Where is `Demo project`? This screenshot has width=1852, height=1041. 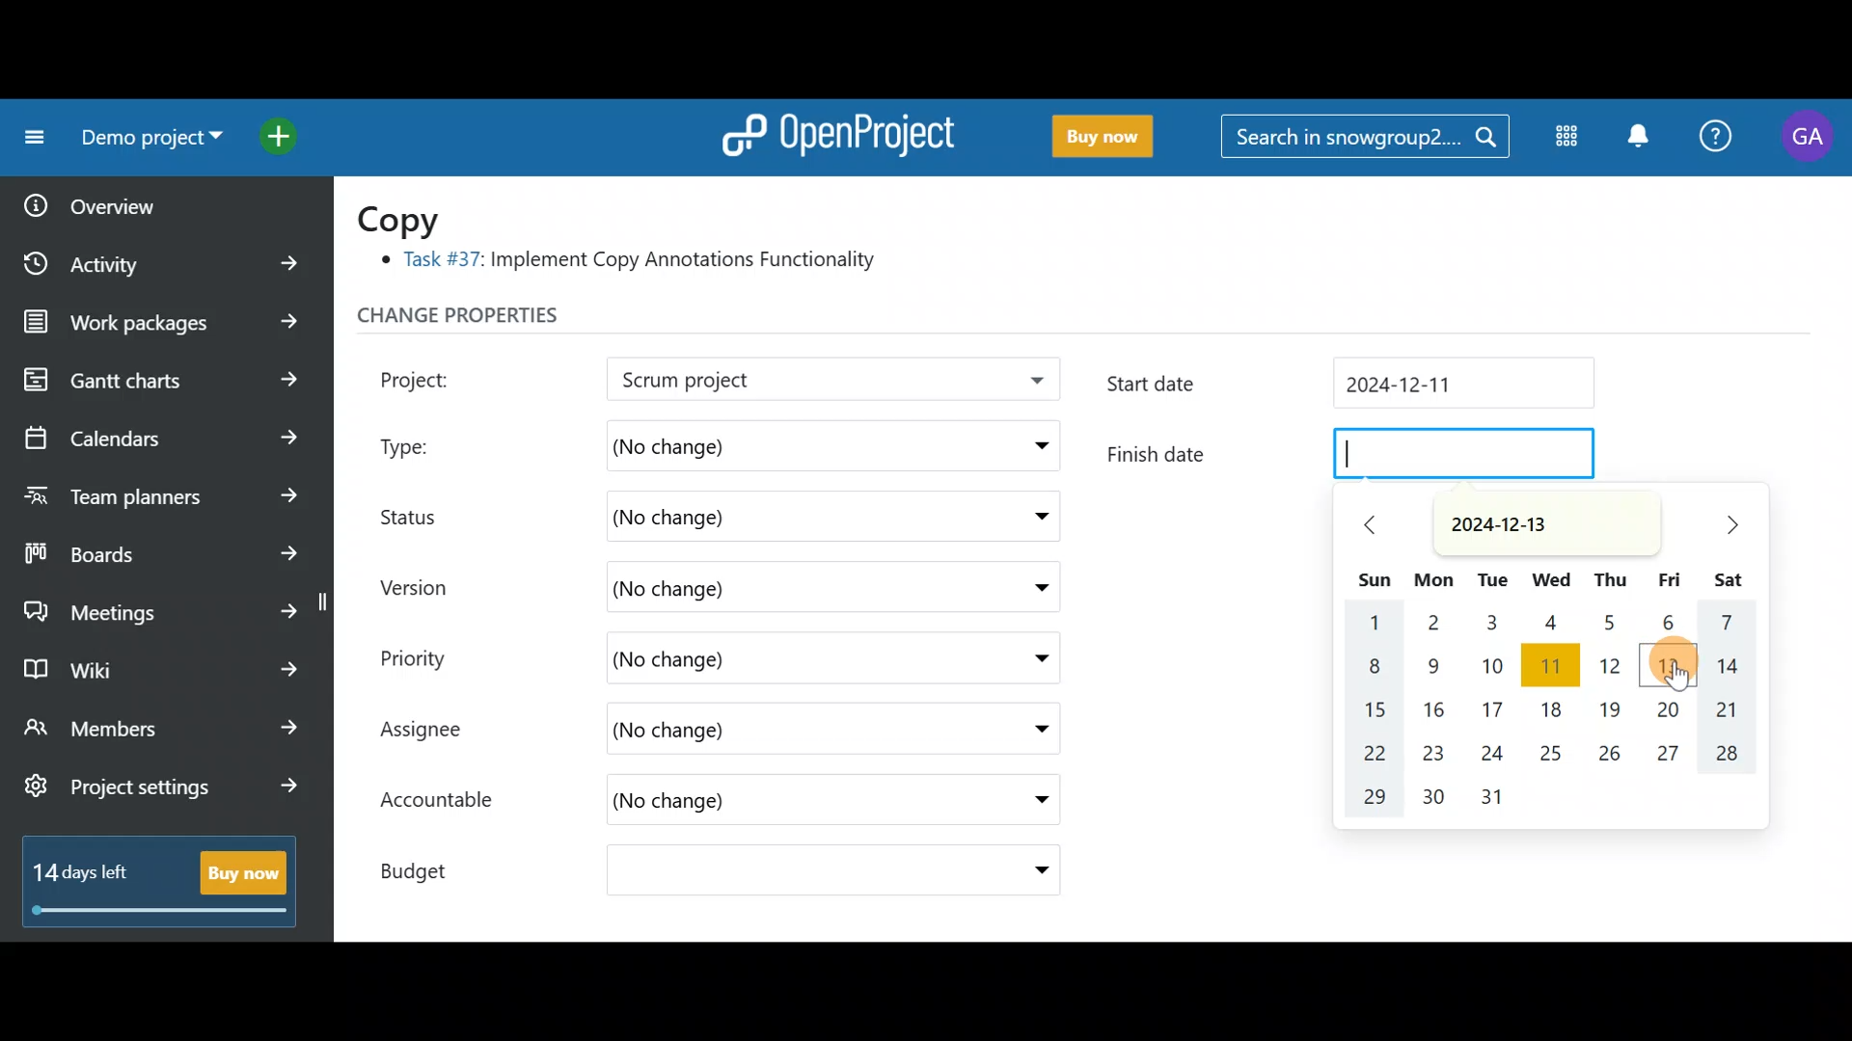 Demo project is located at coordinates (776, 381).